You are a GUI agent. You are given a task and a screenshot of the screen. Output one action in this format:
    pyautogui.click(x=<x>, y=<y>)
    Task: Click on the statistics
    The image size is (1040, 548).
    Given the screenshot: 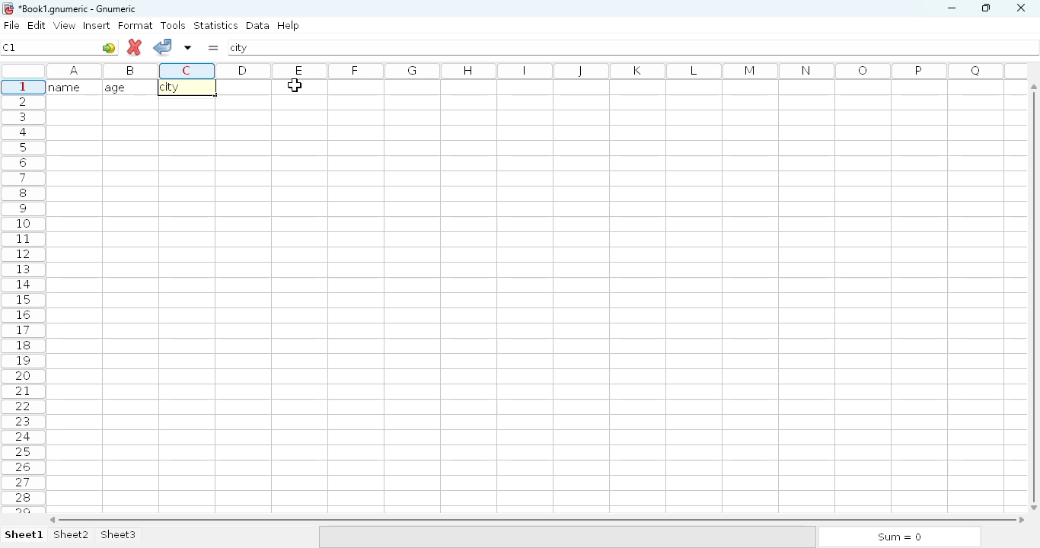 What is the action you would take?
    pyautogui.click(x=215, y=24)
    